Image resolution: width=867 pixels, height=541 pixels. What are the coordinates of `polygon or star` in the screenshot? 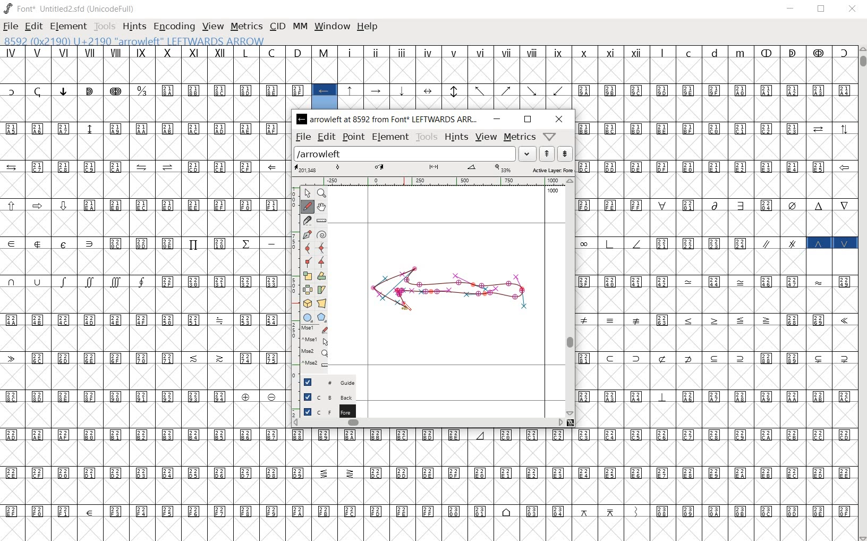 It's located at (321, 318).